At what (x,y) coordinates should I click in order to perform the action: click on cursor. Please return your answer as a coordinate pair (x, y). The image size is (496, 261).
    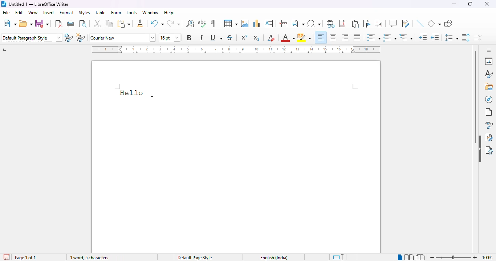
    Looking at the image, I should click on (153, 94).